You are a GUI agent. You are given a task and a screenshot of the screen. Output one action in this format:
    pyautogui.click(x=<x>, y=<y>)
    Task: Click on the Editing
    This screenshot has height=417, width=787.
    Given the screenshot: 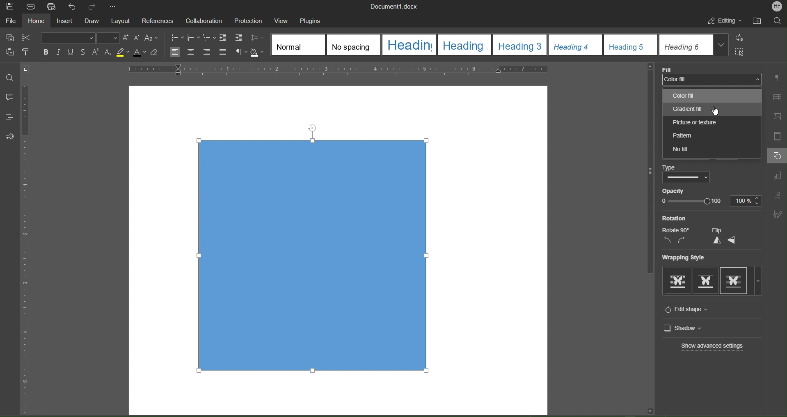 What is the action you would take?
    pyautogui.click(x=724, y=22)
    